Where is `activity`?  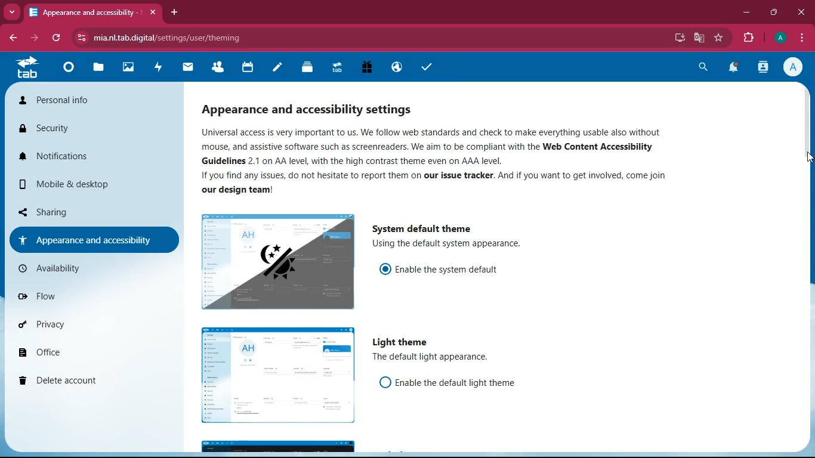
activity is located at coordinates (155, 68).